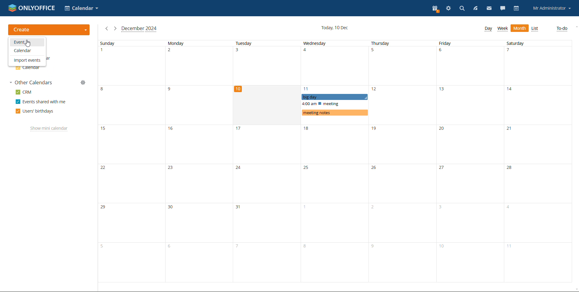  Describe the element at coordinates (435, 9) in the screenshot. I see `present` at that location.